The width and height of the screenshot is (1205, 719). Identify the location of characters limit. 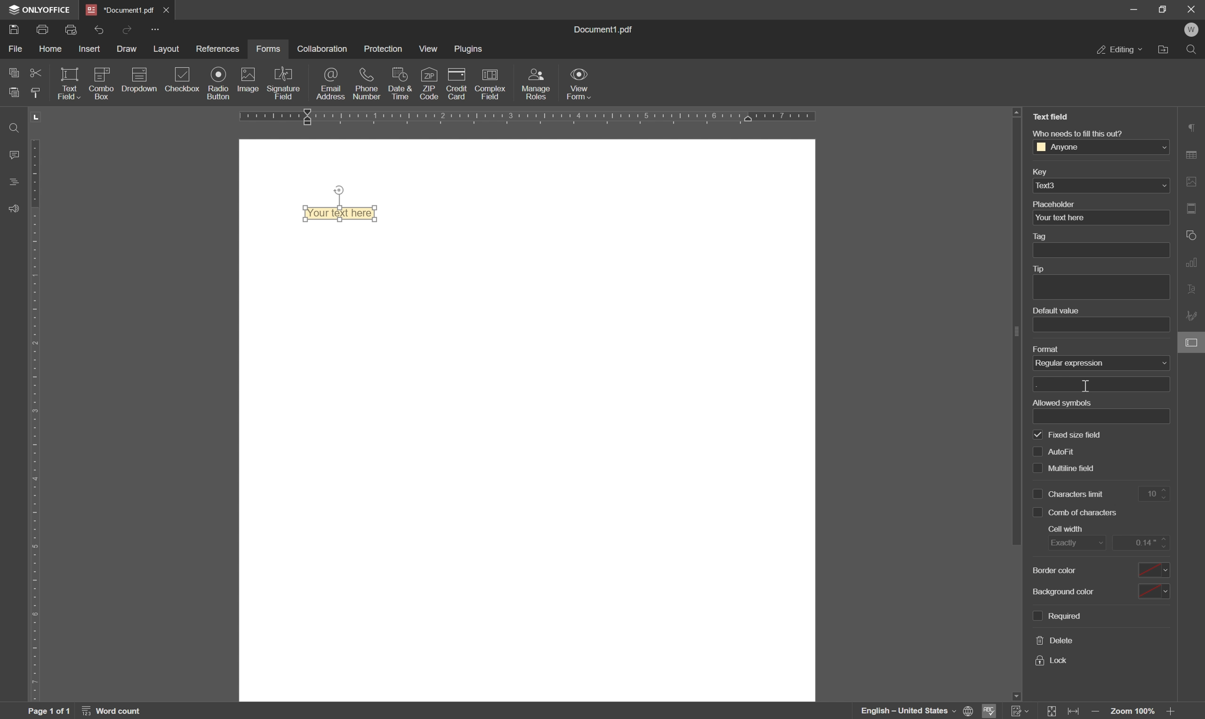
(1079, 468).